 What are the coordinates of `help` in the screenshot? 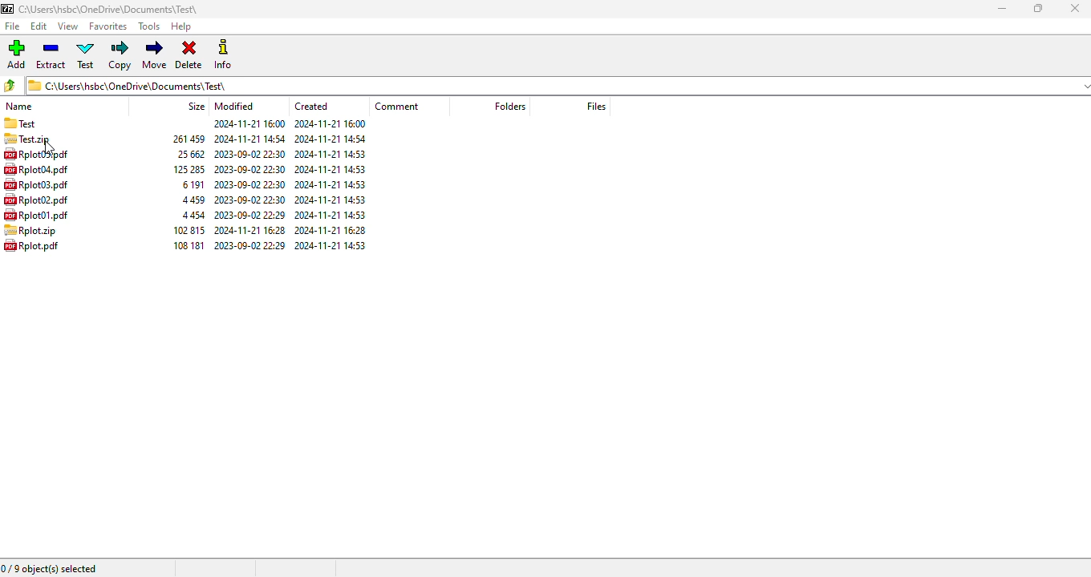 It's located at (180, 26).